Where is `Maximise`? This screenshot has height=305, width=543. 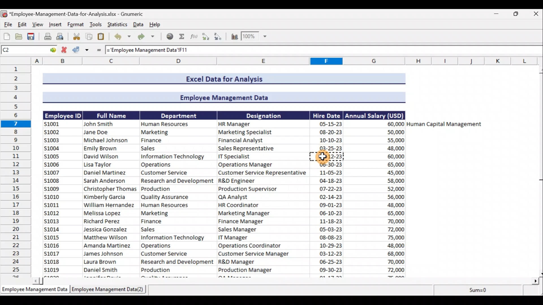
Maximise is located at coordinates (518, 14).